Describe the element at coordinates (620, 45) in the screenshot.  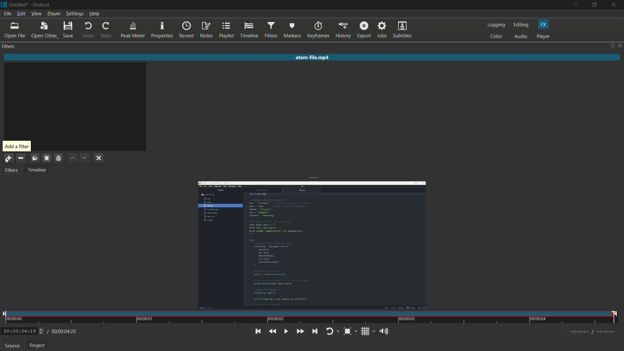
I see `close` at that location.